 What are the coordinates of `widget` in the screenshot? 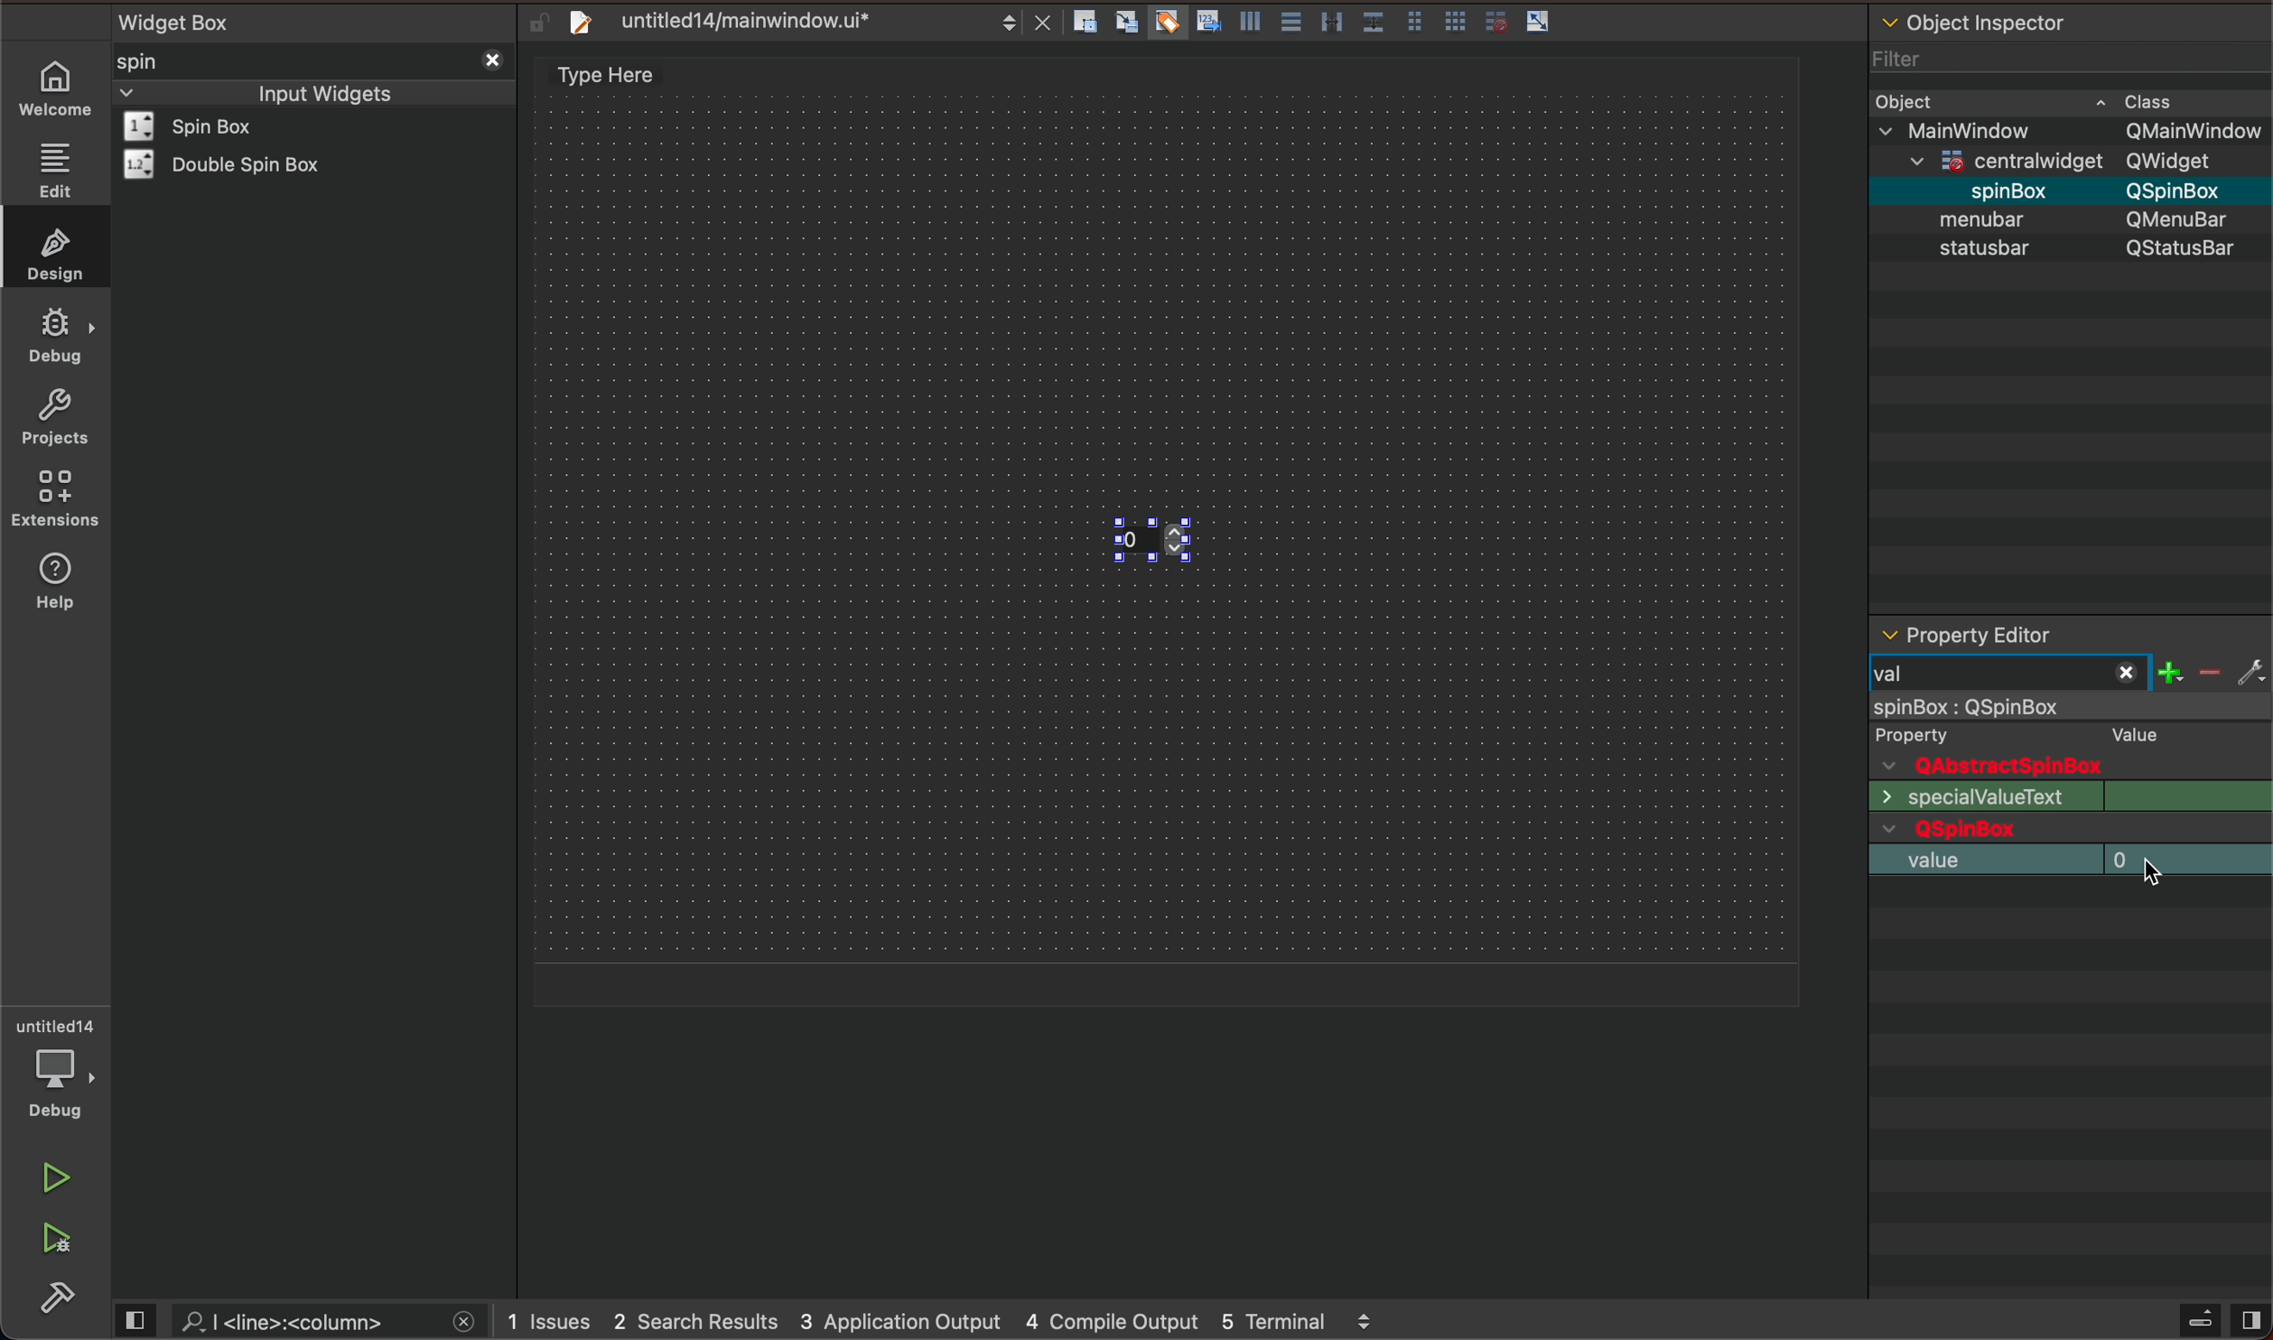 It's located at (233, 164).